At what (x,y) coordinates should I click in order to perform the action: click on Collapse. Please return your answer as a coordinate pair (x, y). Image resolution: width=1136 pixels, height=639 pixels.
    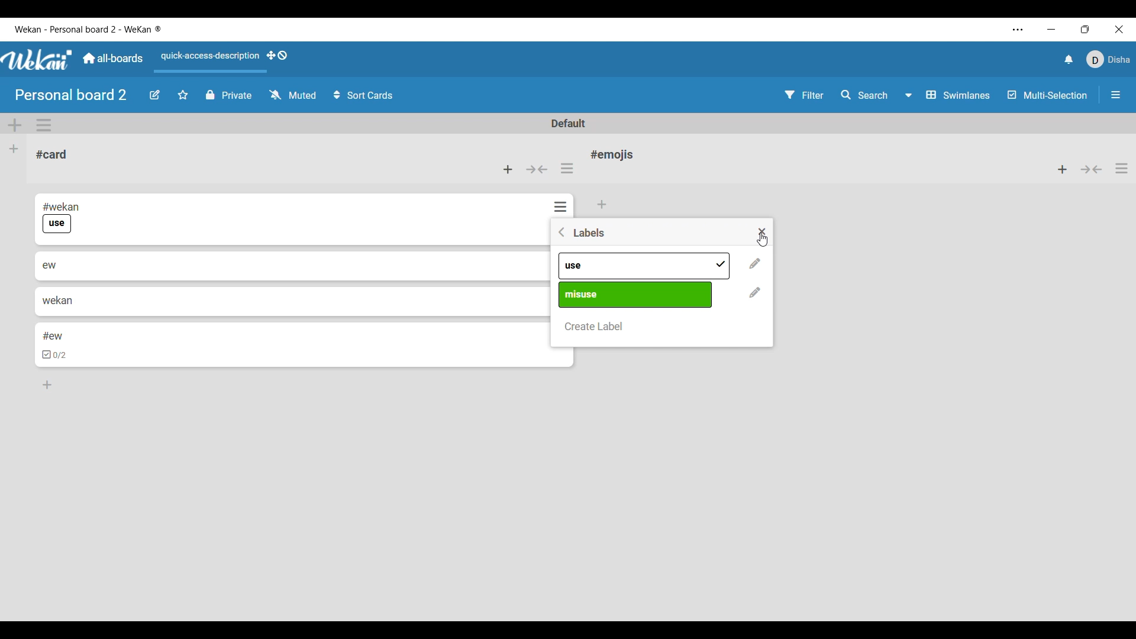
    Looking at the image, I should click on (1092, 169).